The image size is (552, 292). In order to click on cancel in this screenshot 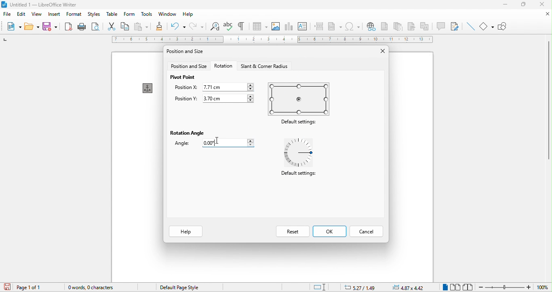, I will do `click(365, 231)`.